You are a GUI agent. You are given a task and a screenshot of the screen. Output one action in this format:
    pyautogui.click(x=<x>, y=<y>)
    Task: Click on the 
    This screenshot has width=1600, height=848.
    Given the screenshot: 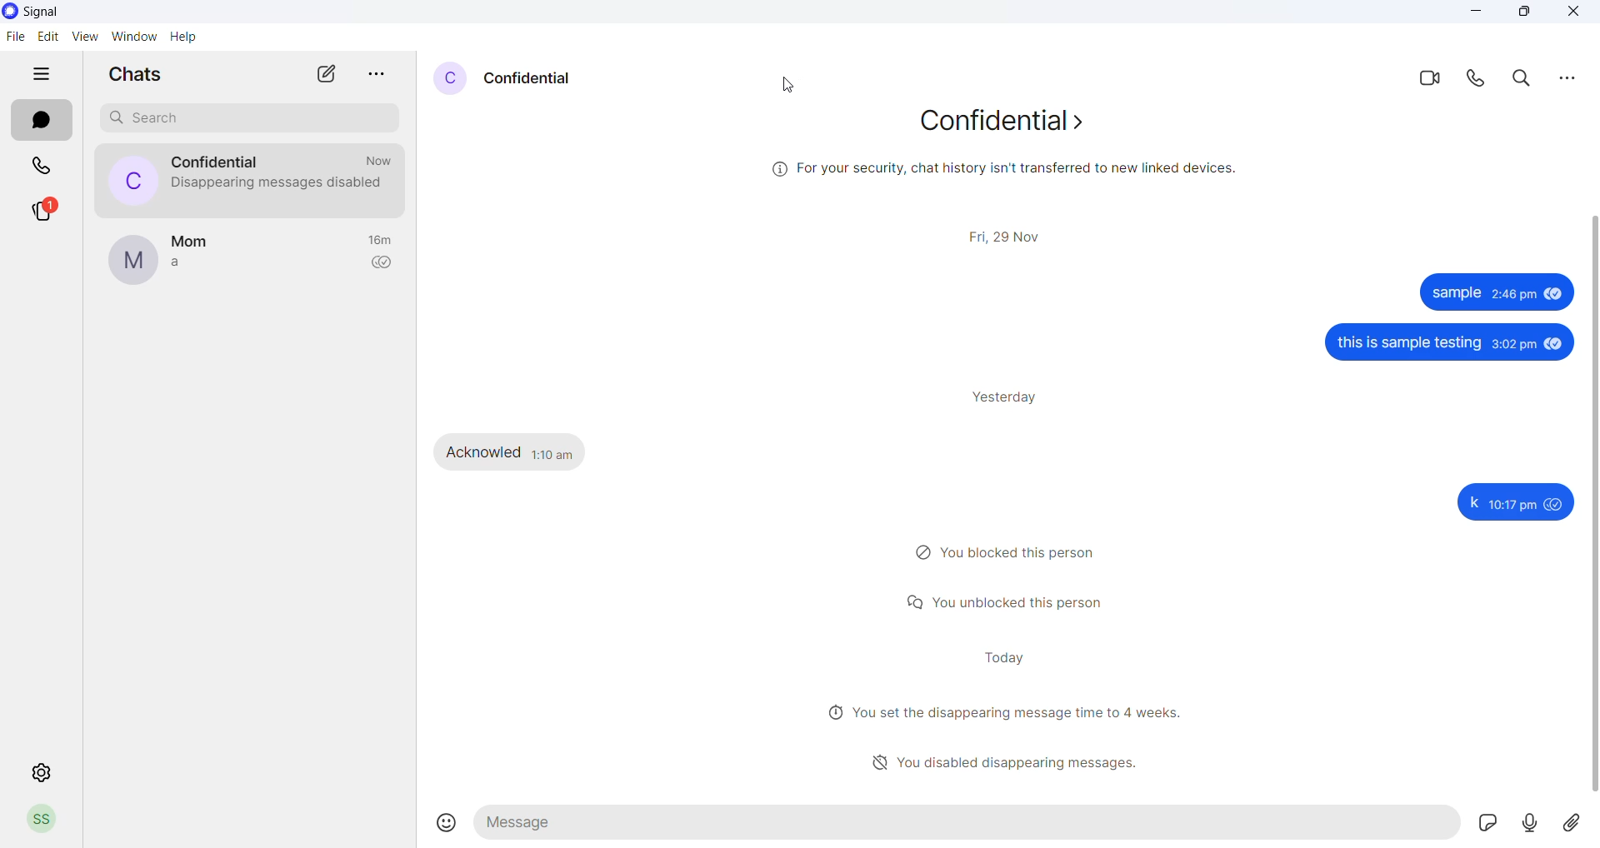 What is the action you would take?
    pyautogui.click(x=1574, y=825)
    